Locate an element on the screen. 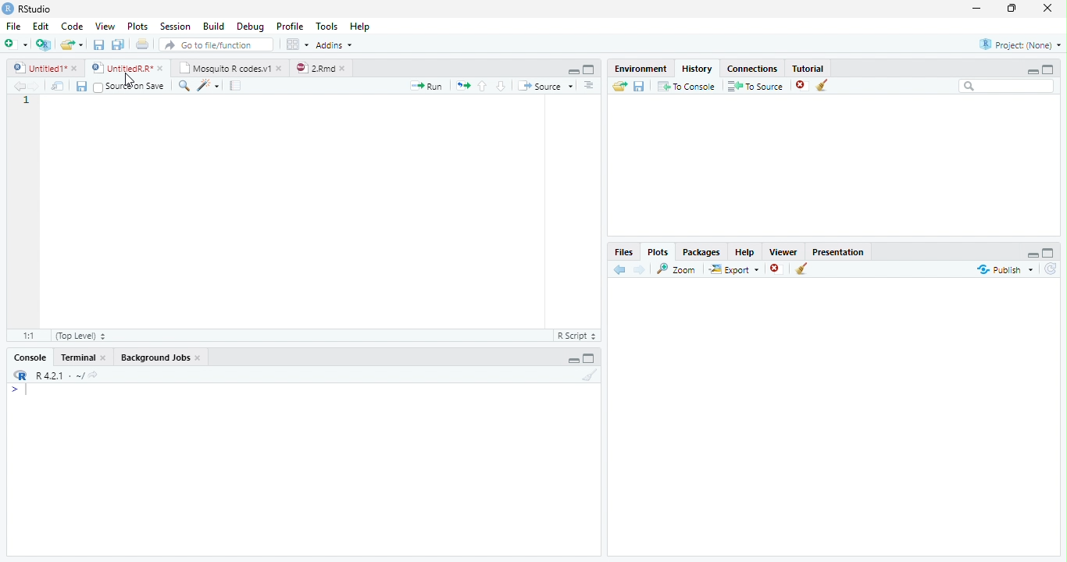 The height and width of the screenshot is (562, 1067). Console is located at coordinates (30, 357).